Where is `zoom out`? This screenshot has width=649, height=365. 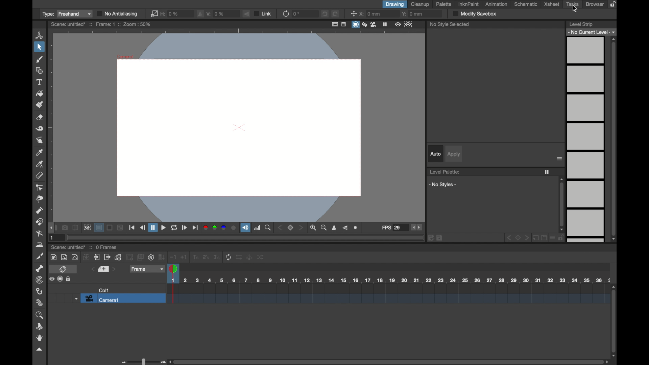 zoom out is located at coordinates (323, 228).